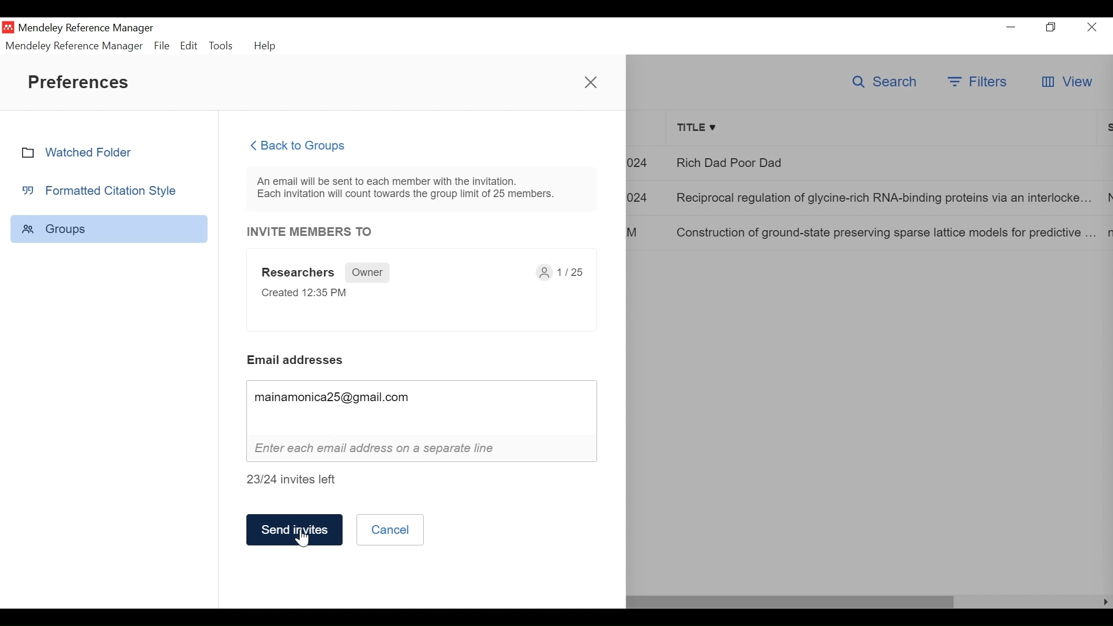  What do you see at coordinates (292, 532) in the screenshot?
I see `Send invites` at bounding box center [292, 532].